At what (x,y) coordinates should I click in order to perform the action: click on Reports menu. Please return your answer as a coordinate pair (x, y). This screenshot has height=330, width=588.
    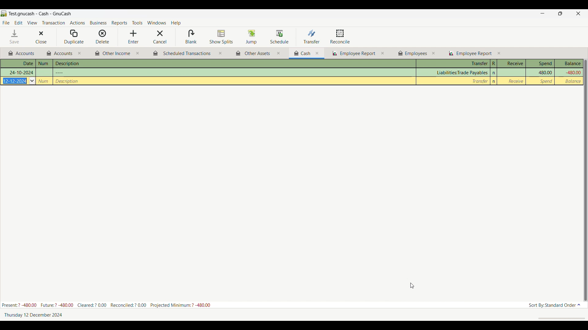
    Looking at the image, I should click on (119, 23).